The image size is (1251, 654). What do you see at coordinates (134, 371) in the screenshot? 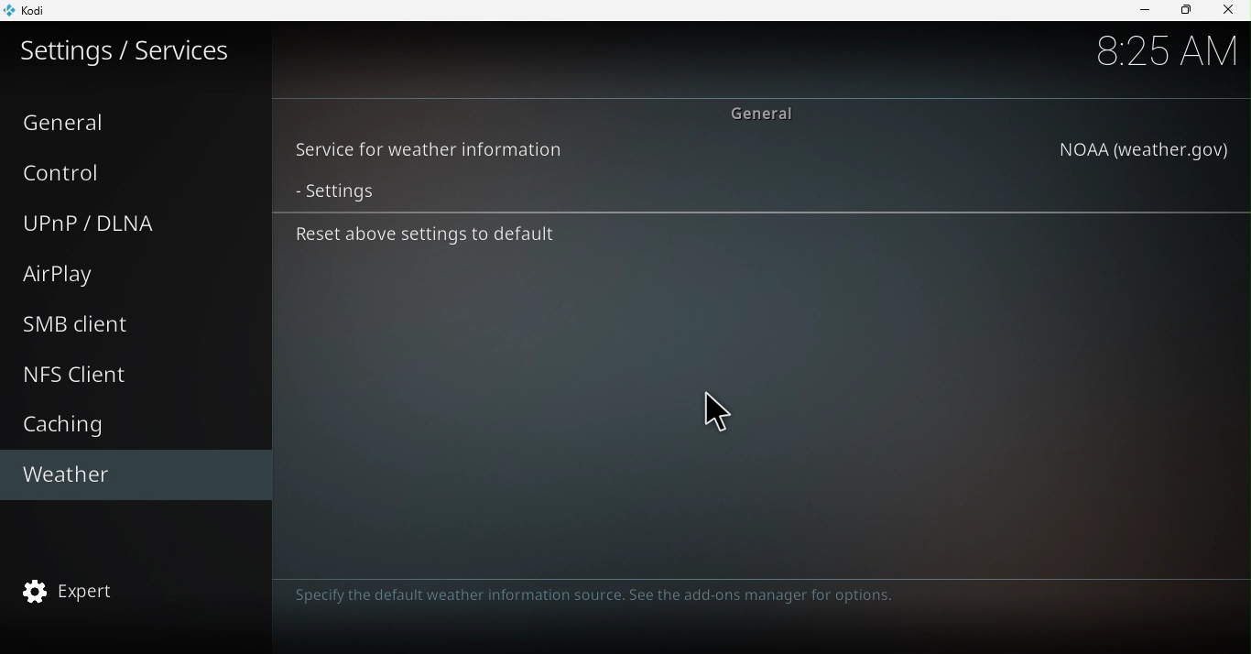
I see `NFS client` at bounding box center [134, 371].